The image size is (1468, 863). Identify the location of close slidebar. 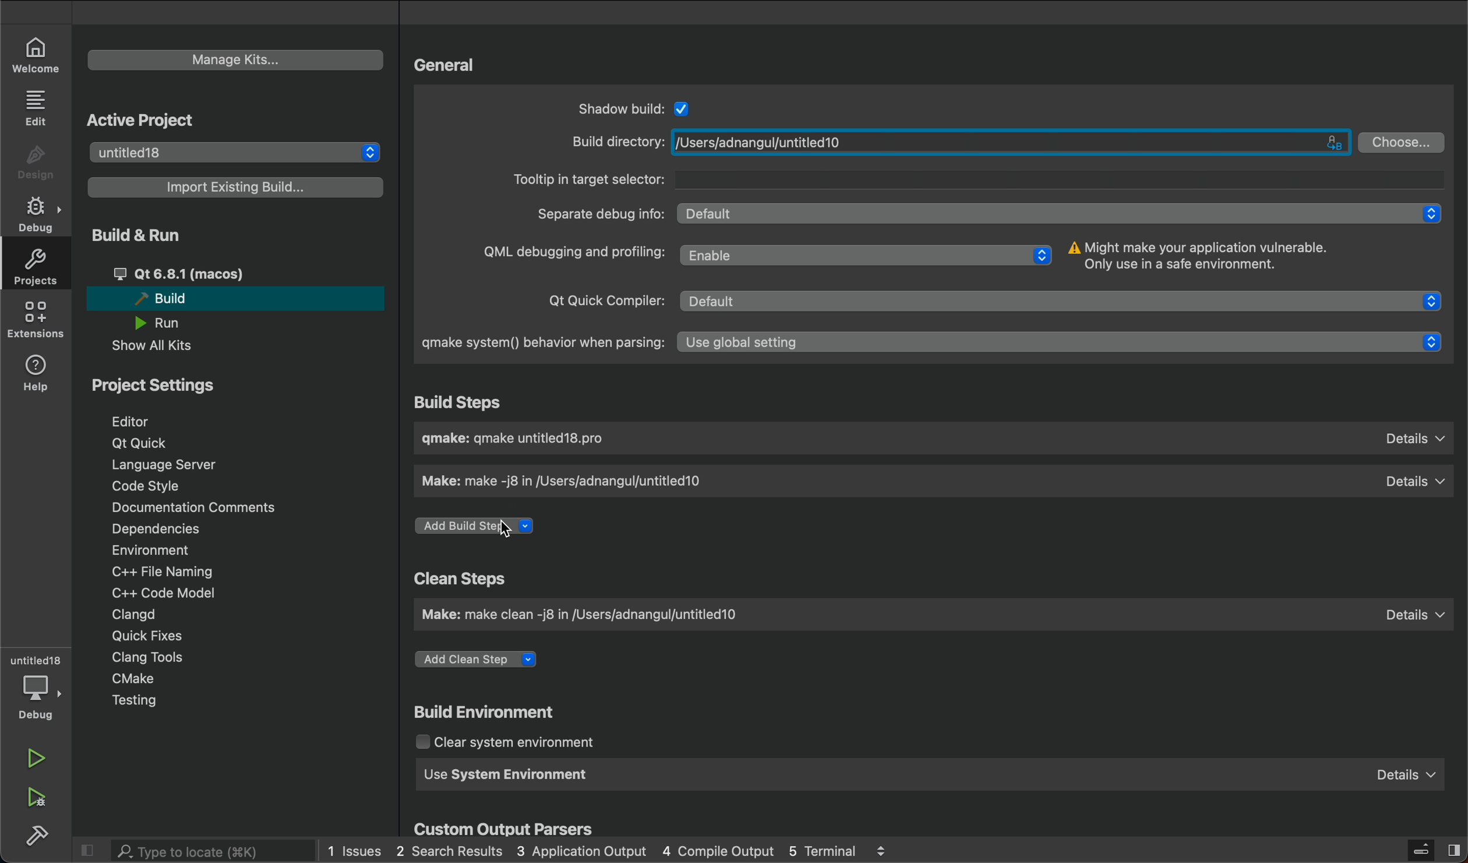
(1421, 850).